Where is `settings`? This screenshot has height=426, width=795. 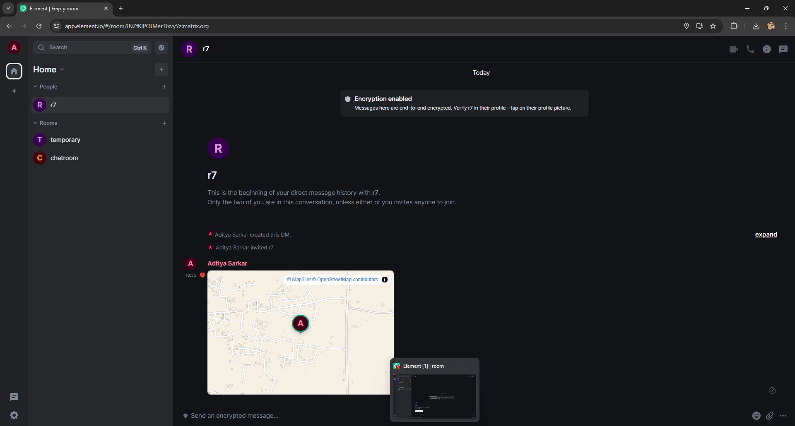
settings is located at coordinates (26, 416).